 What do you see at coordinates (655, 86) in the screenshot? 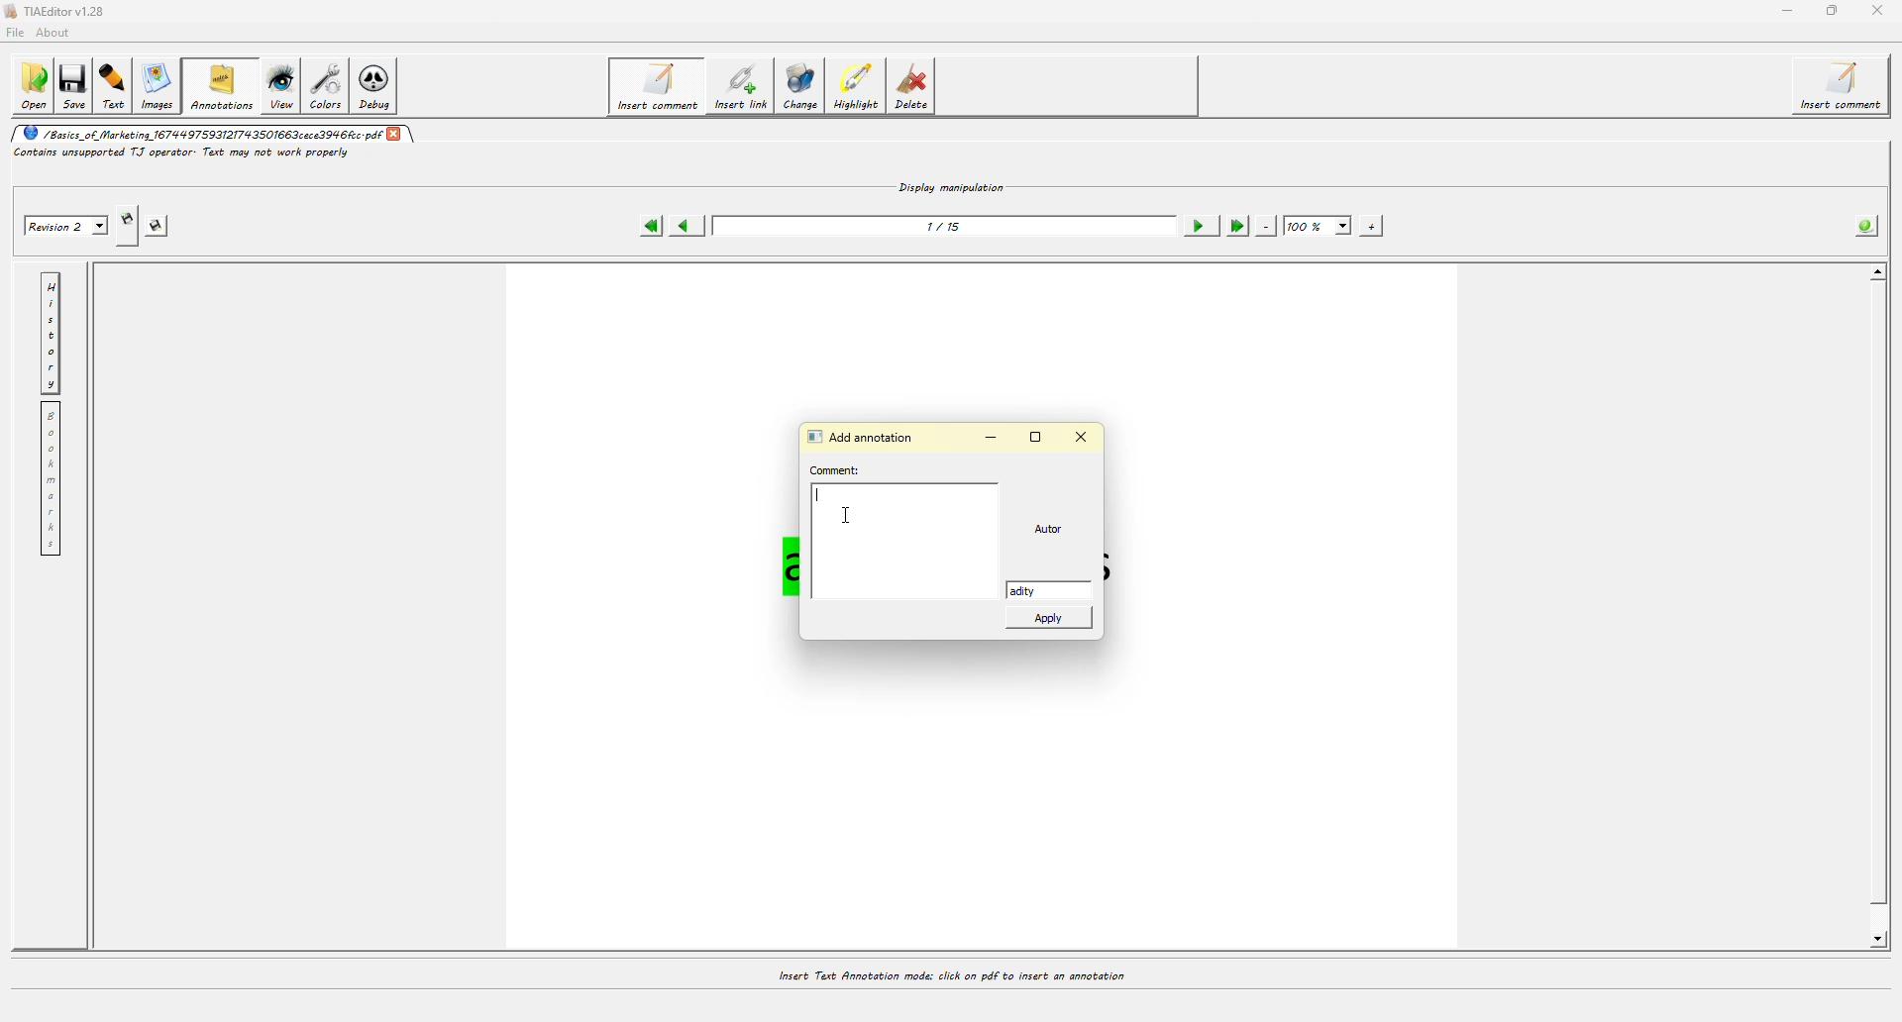
I see `insert comment` at bounding box center [655, 86].